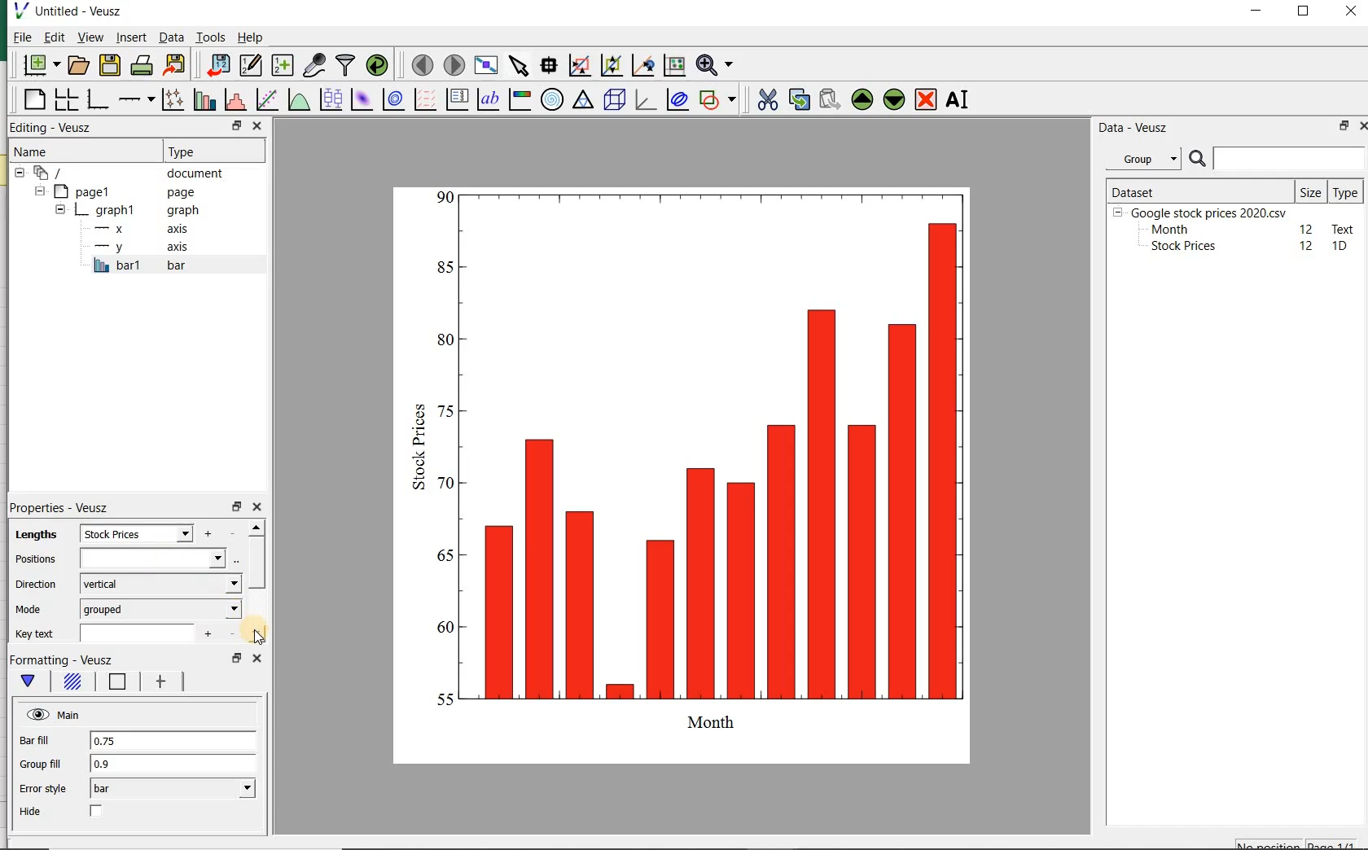 This screenshot has width=1368, height=850. I want to click on move the selected widget down, so click(894, 99).